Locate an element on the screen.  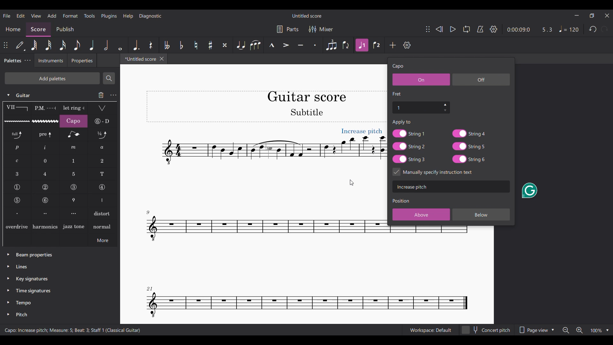
Delete is located at coordinates (101, 95).